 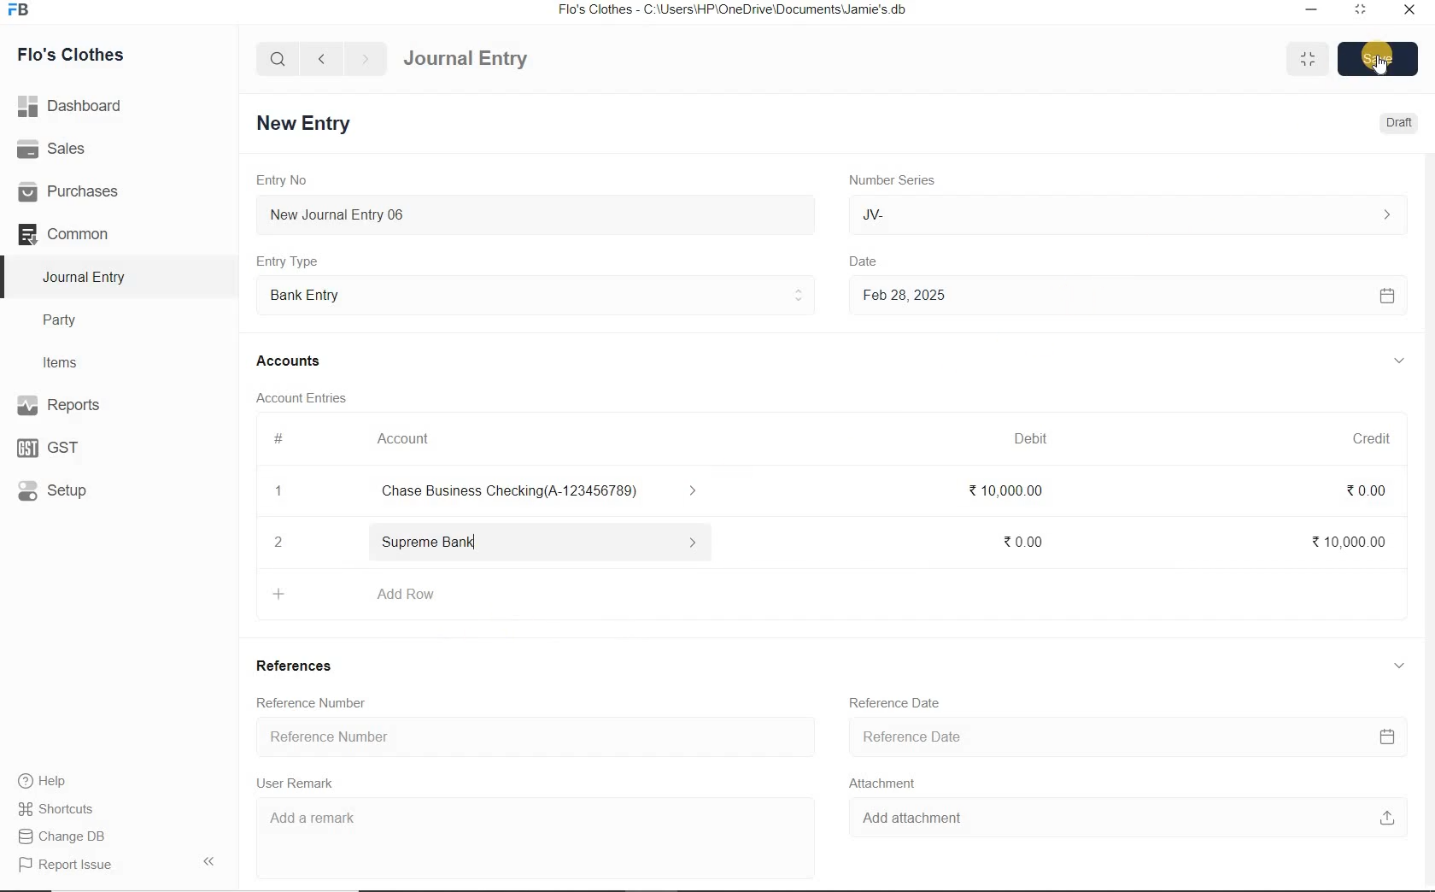 I want to click on #, so click(x=279, y=438).